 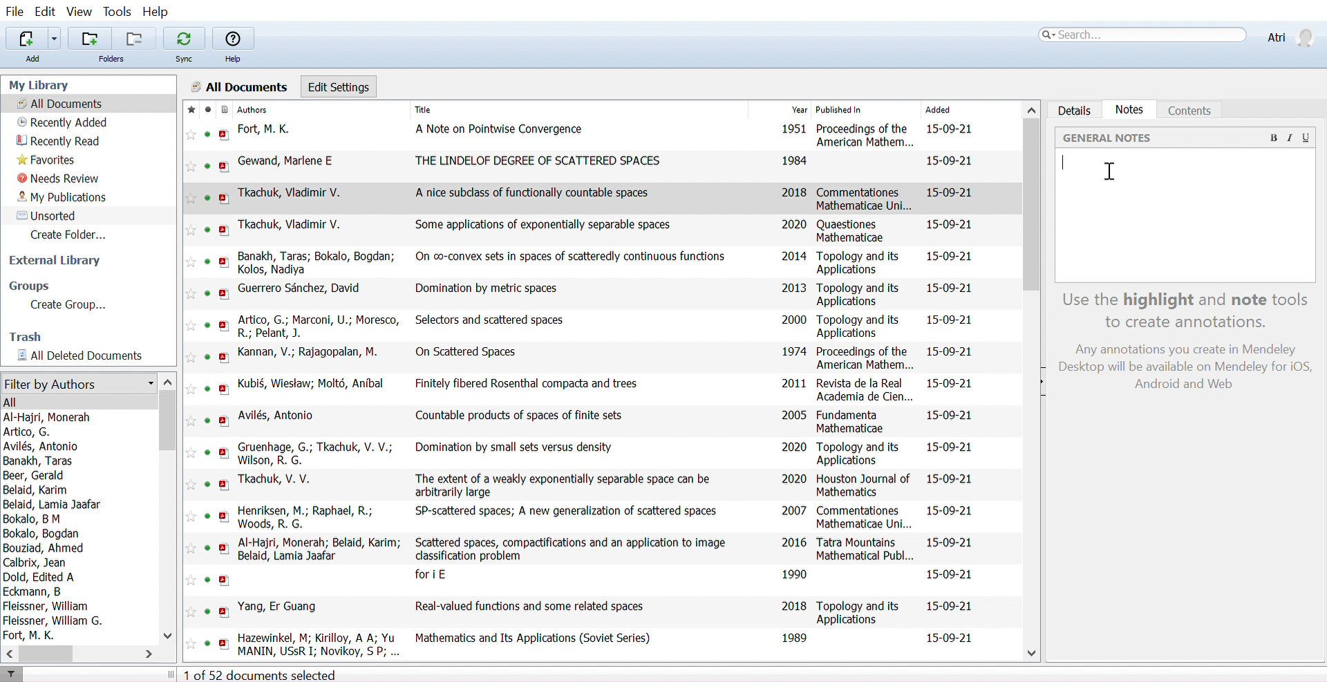 What do you see at coordinates (238, 86) in the screenshot?
I see `All Documents` at bounding box center [238, 86].